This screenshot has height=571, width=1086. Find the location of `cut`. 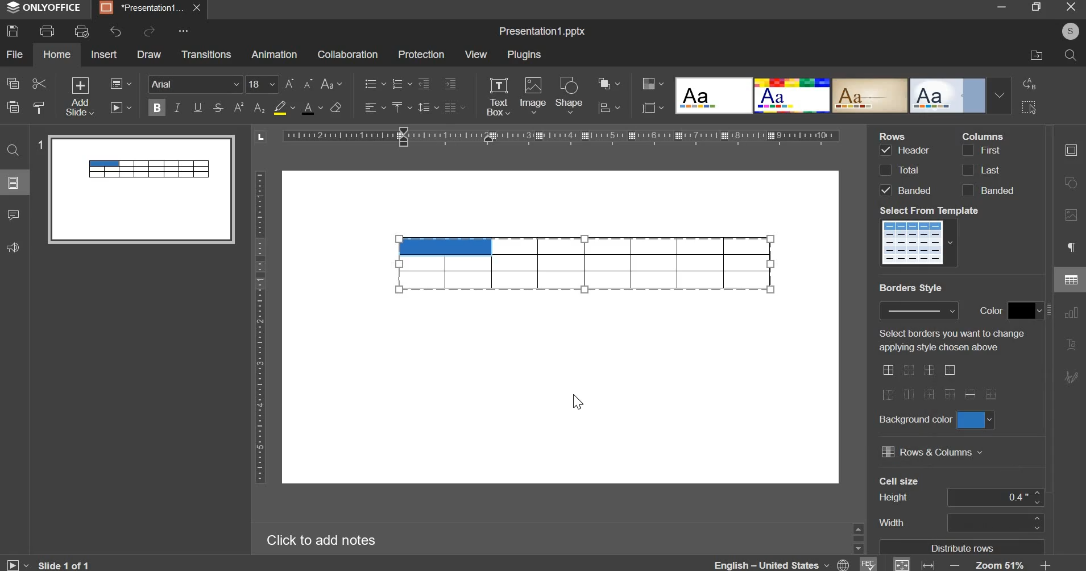

cut is located at coordinates (38, 84).